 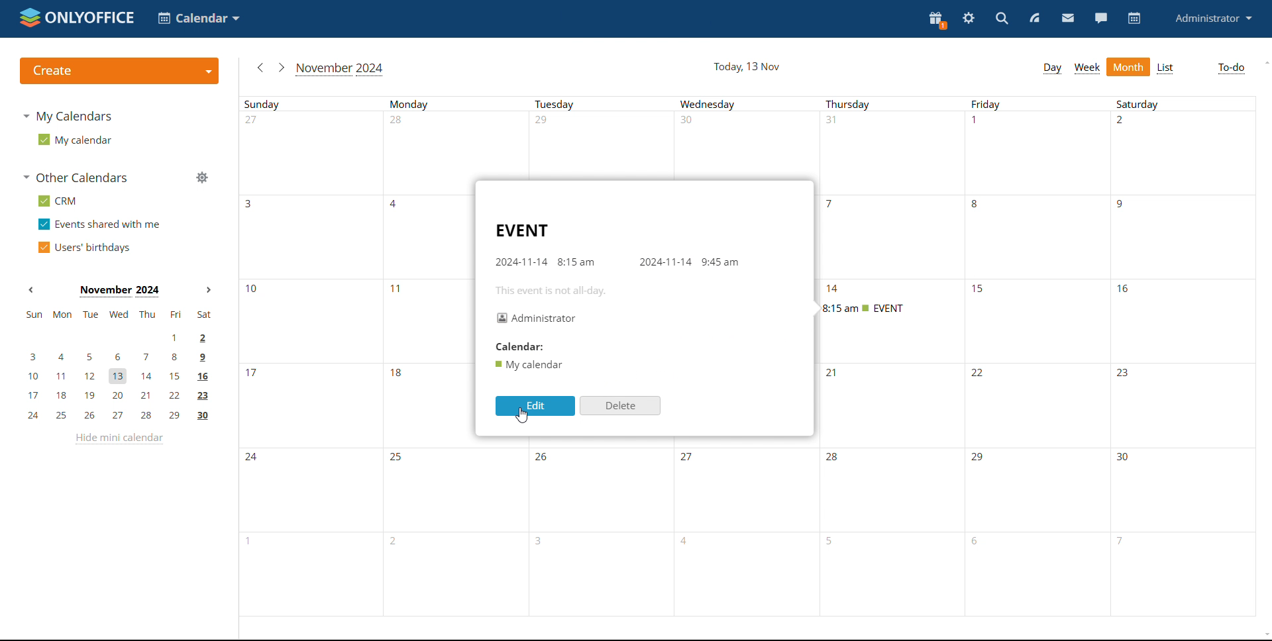 What do you see at coordinates (355, 238) in the screenshot?
I see `unallocated time slots` at bounding box center [355, 238].